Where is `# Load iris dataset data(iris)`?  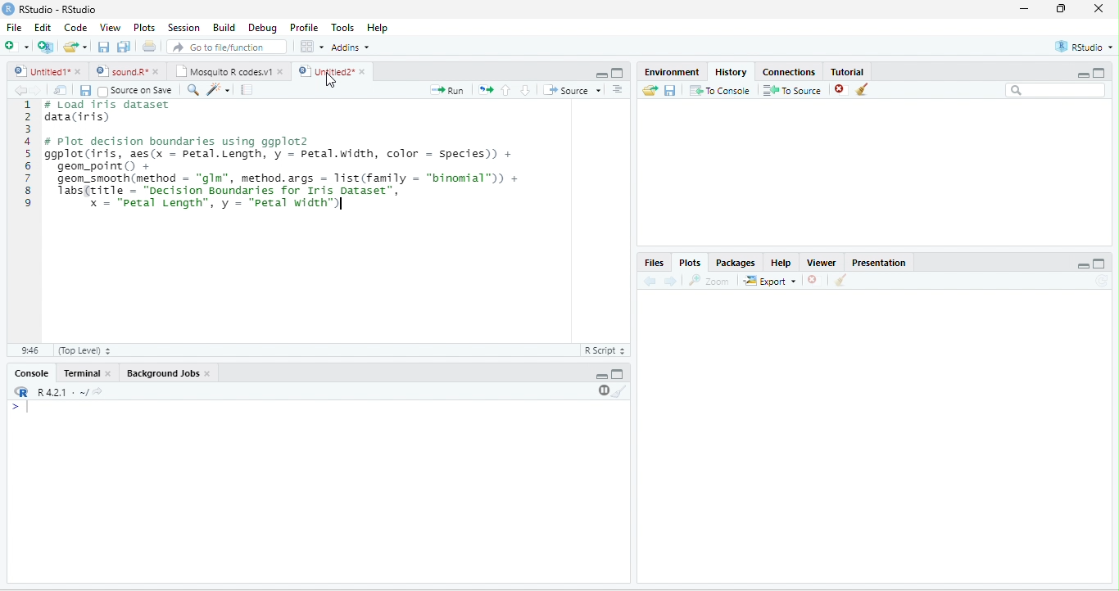 # Load iris dataset data(iris) is located at coordinates (106, 114).